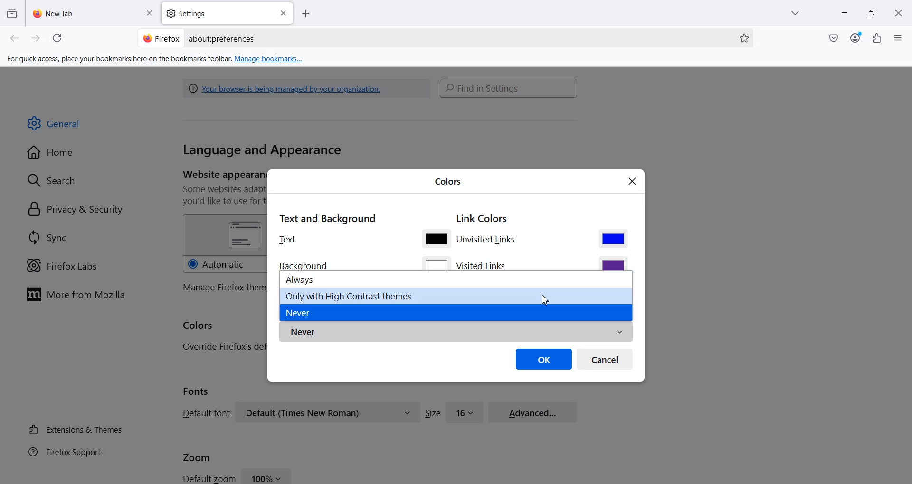 This screenshot has height=484, width=912. Describe the element at coordinates (547, 300) in the screenshot. I see `Cursor` at that location.